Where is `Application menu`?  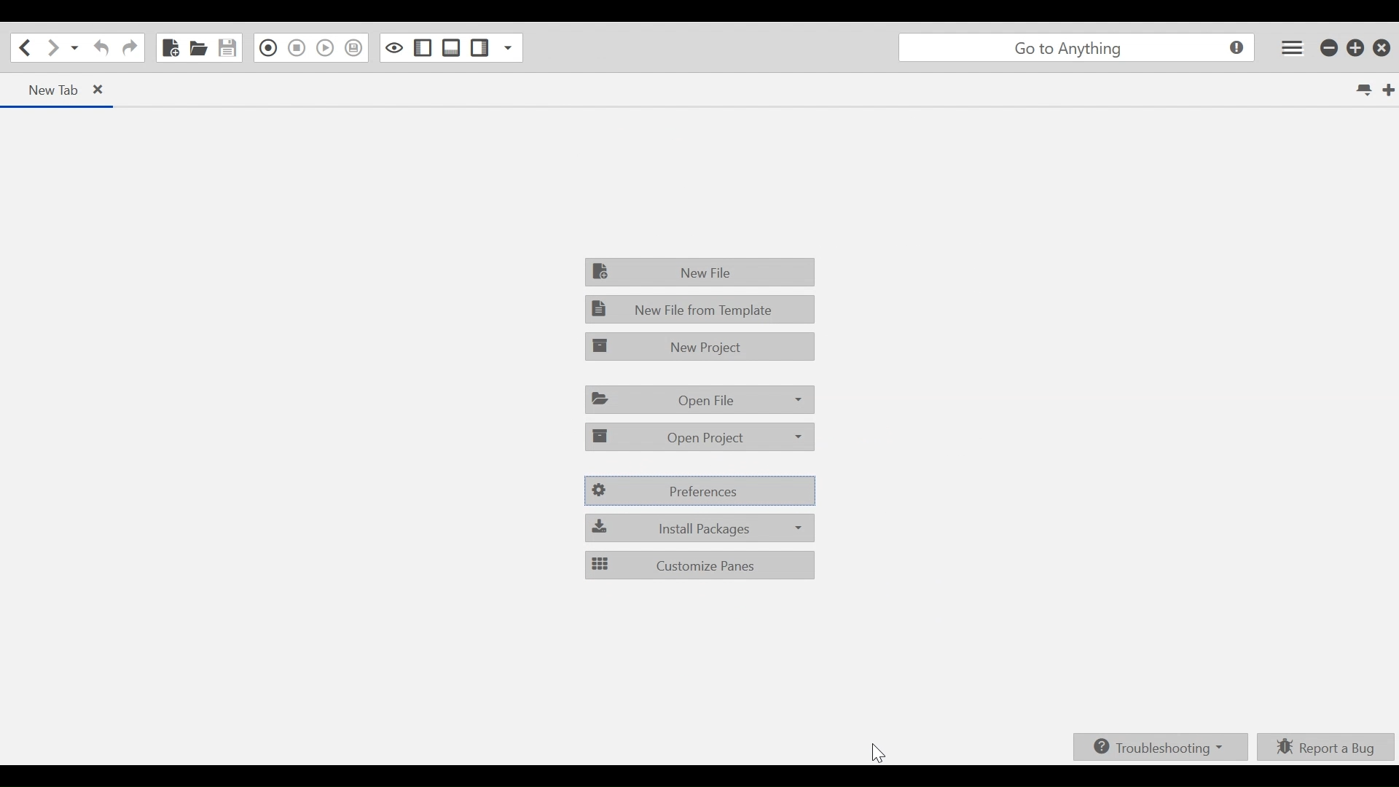
Application menu is located at coordinates (1289, 48).